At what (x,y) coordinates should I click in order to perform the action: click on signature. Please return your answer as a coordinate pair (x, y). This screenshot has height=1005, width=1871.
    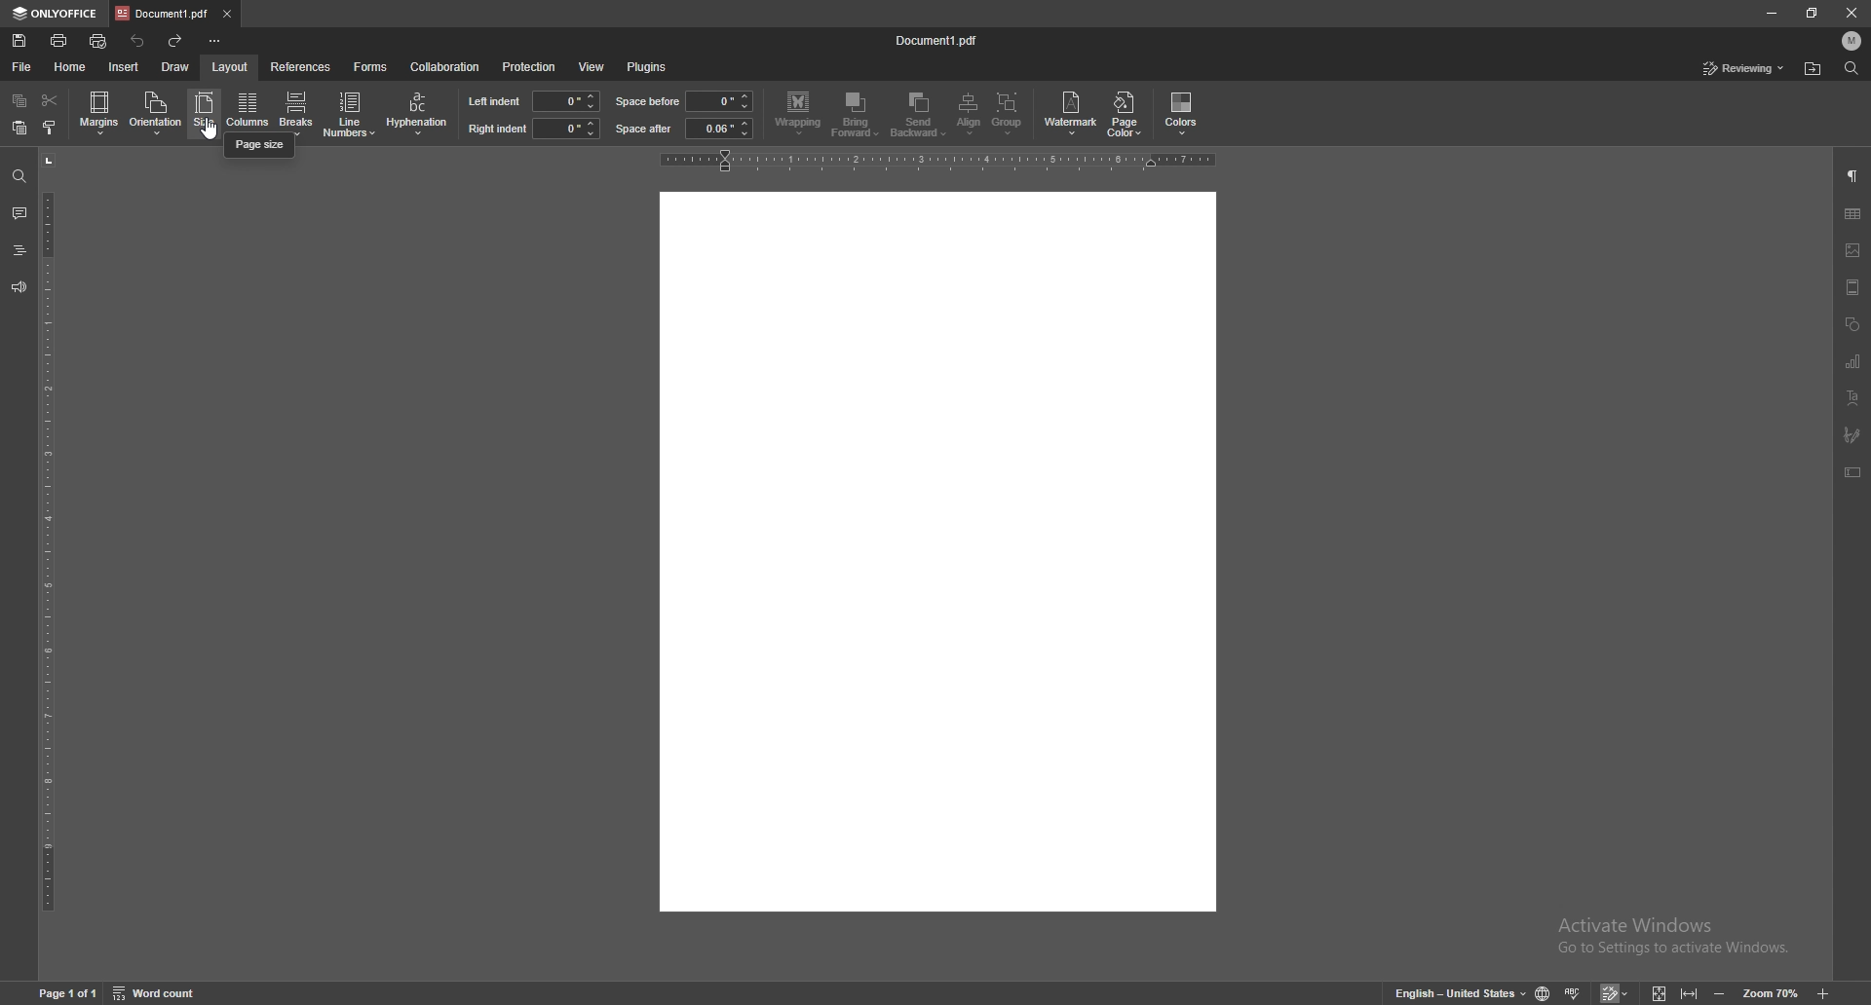
    Looking at the image, I should click on (1852, 434).